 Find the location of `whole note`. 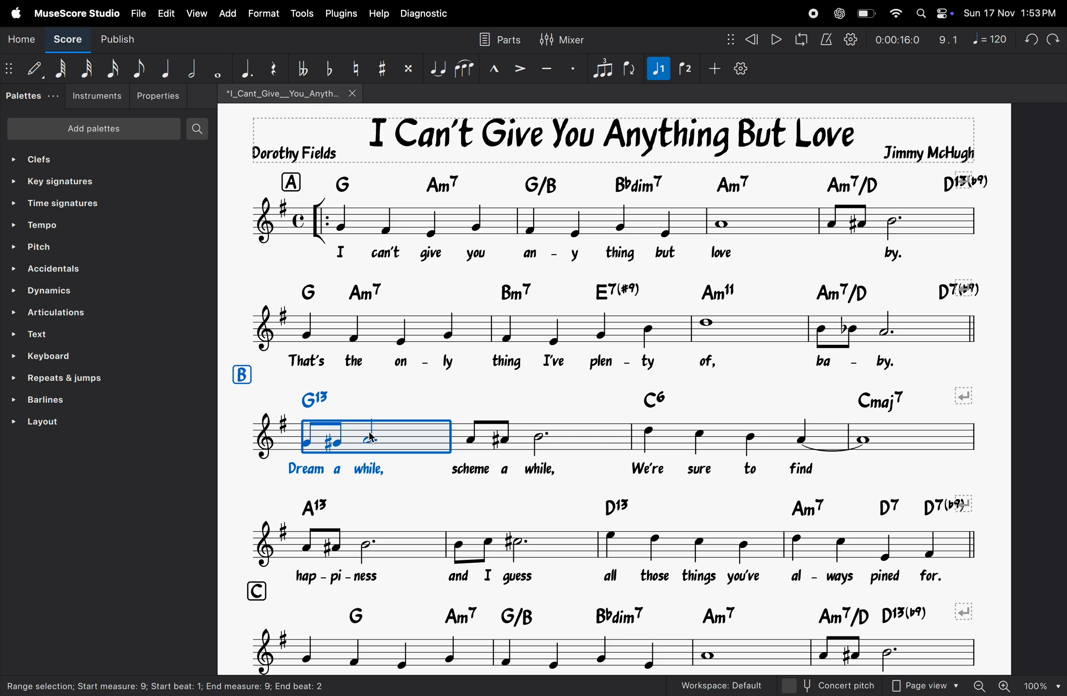

whole note is located at coordinates (215, 70).